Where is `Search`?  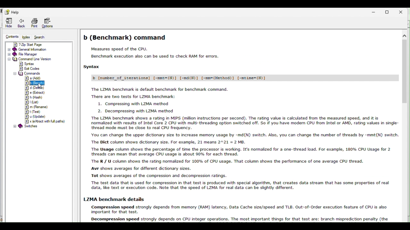
Search is located at coordinates (39, 37).